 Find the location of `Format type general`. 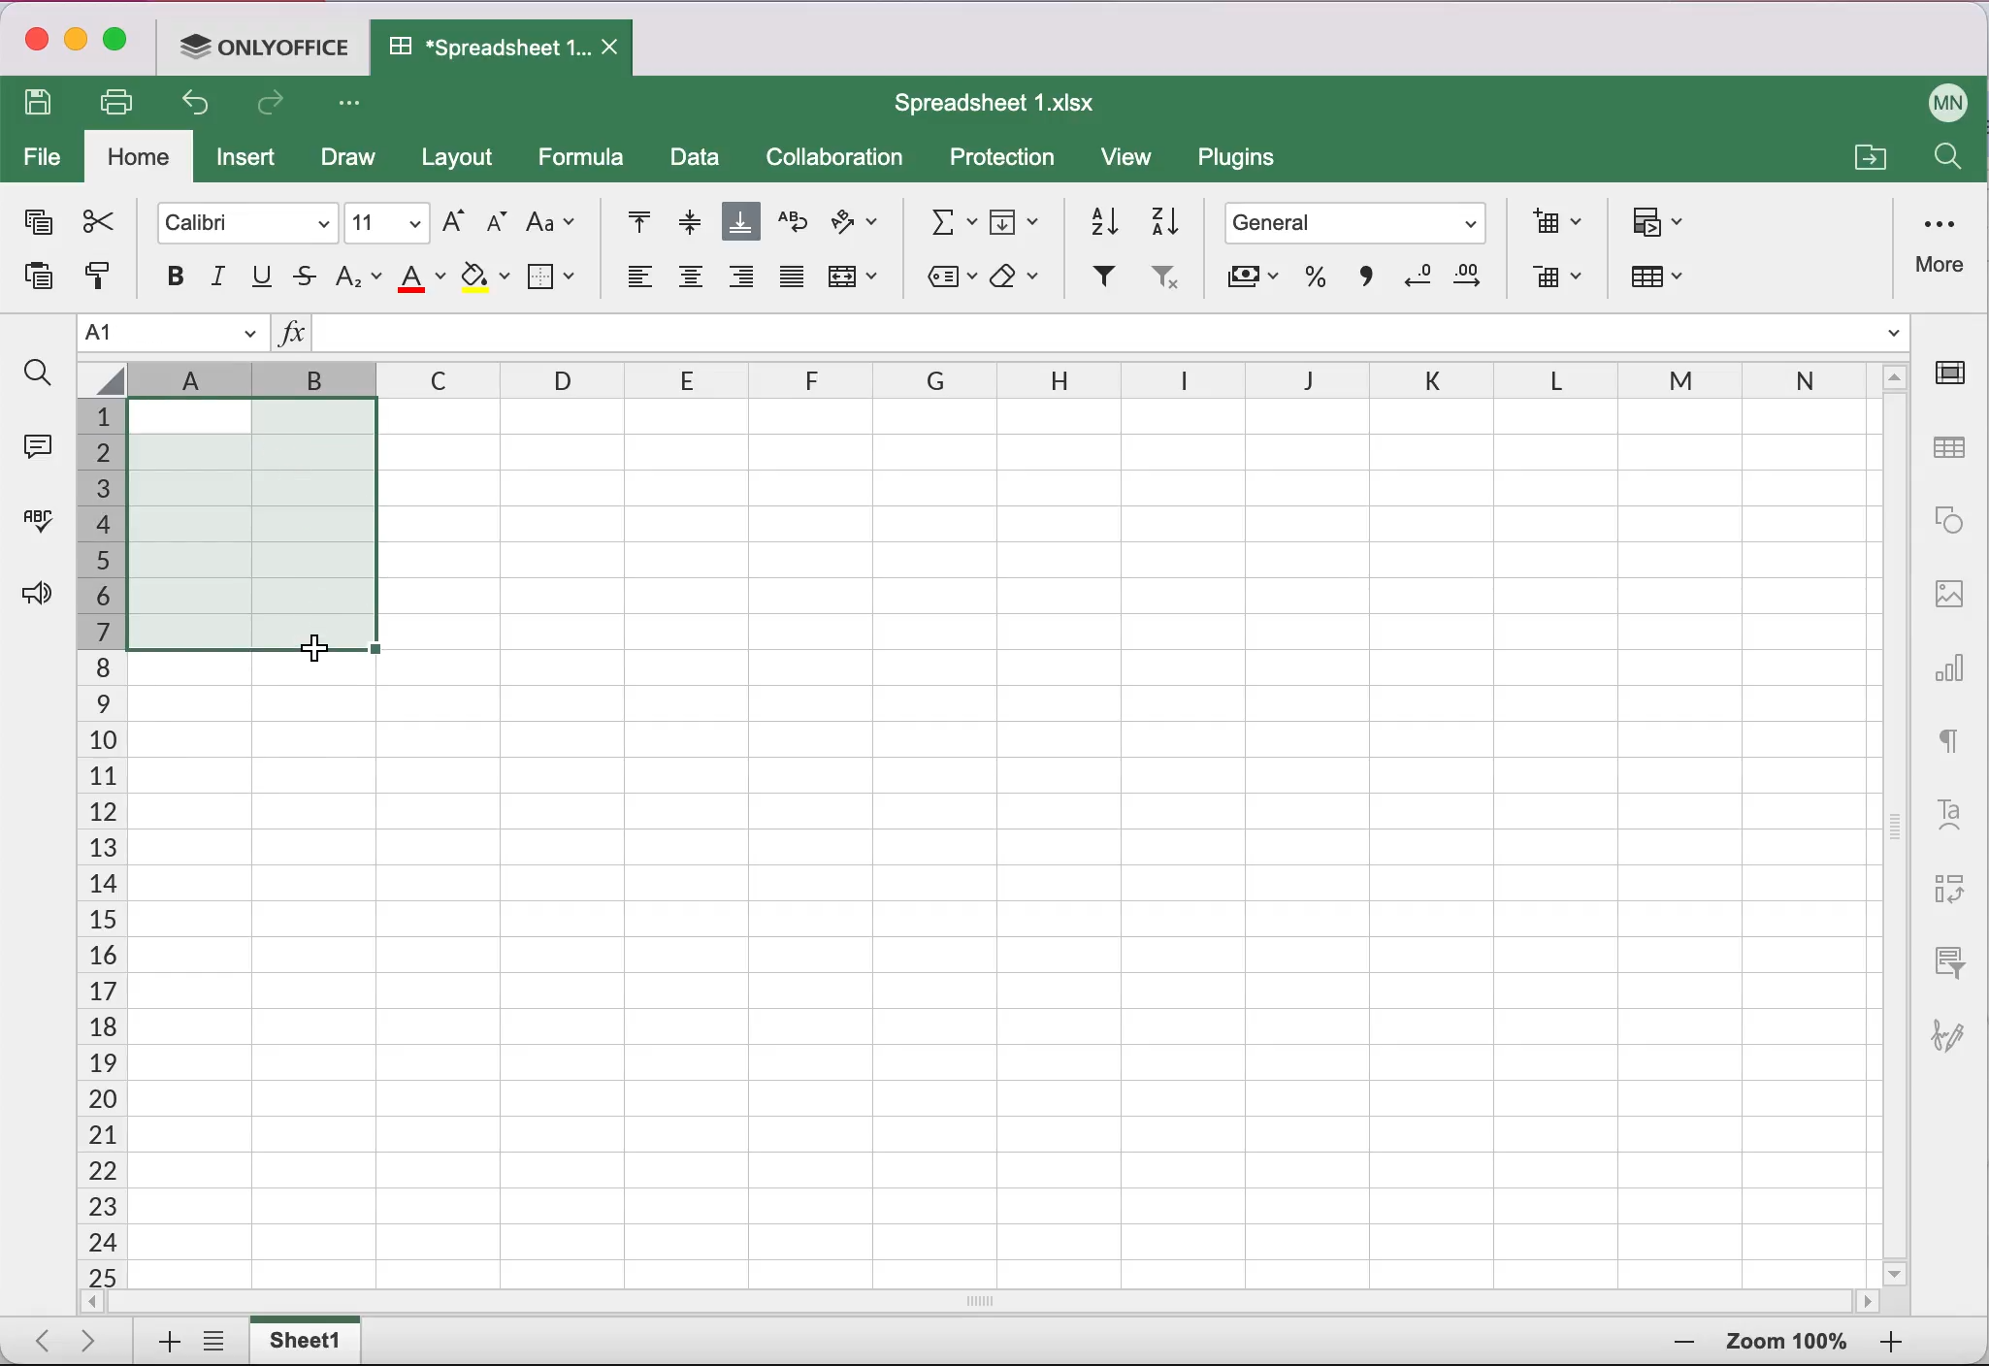

Format type general is located at coordinates (1360, 226).